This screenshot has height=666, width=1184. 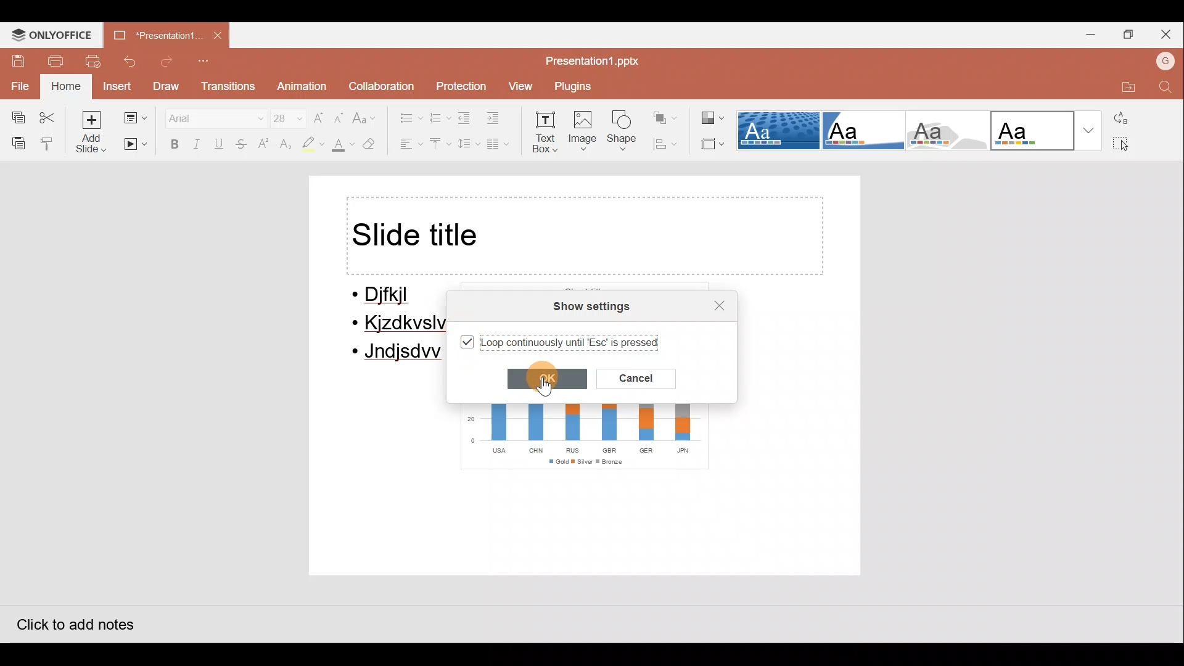 What do you see at coordinates (366, 115) in the screenshot?
I see `Change case` at bounding box center [366, 115].